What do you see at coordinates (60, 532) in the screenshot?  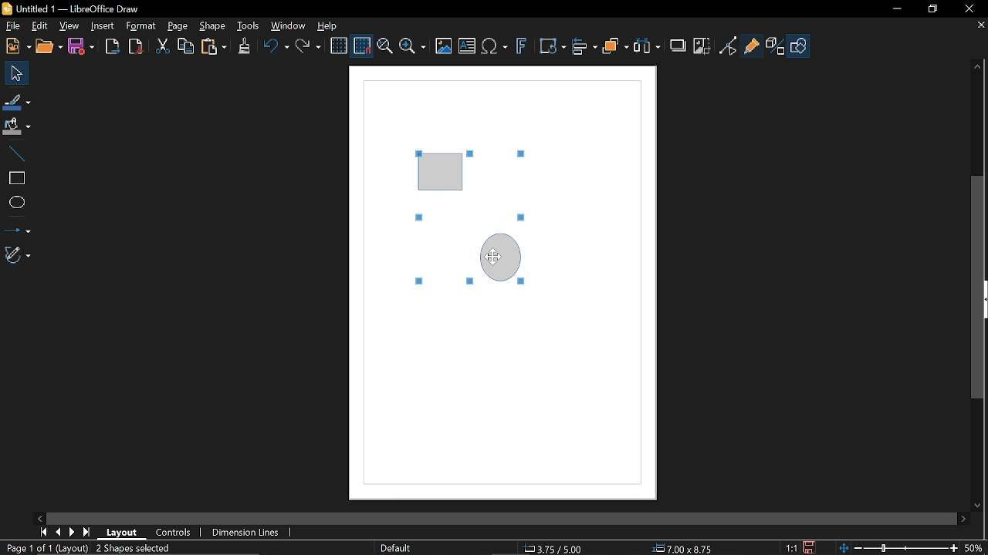 I see `Previous page` at bounding box center [60, 532].